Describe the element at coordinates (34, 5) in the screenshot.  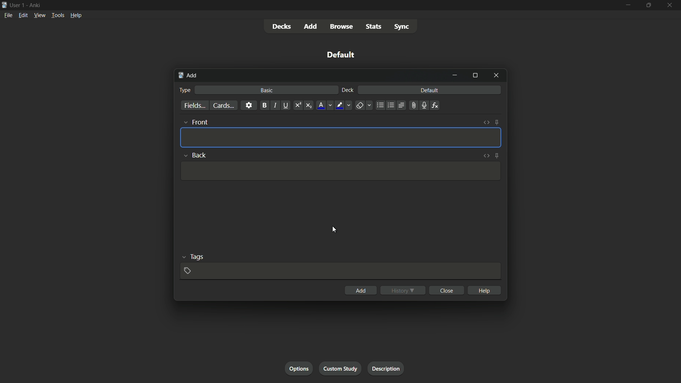
I see `Ankri` at that location.